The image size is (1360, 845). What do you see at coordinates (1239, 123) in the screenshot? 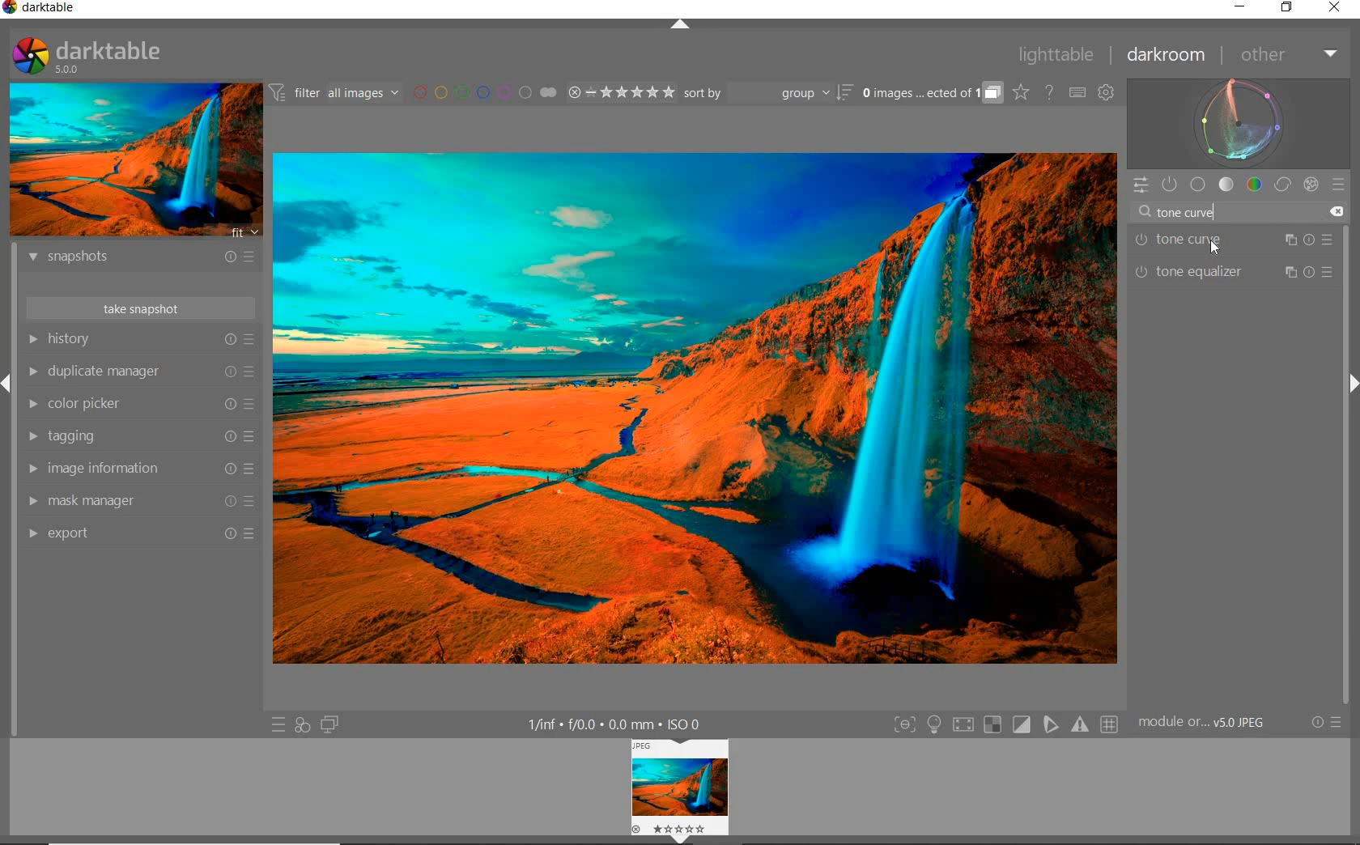
I see `waveform` at bounding box center [1239, 123].